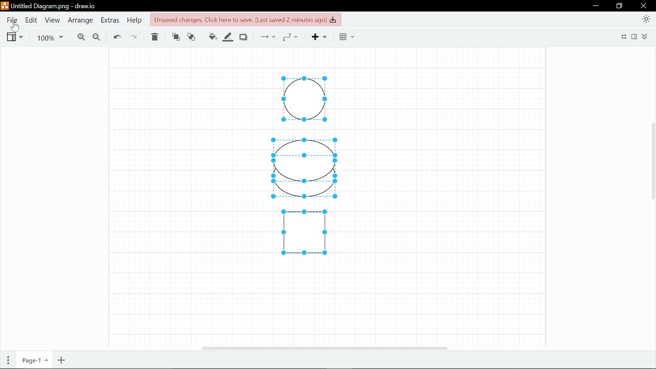 The image size is (656, 369). I want to click on View, so click(14, 37).